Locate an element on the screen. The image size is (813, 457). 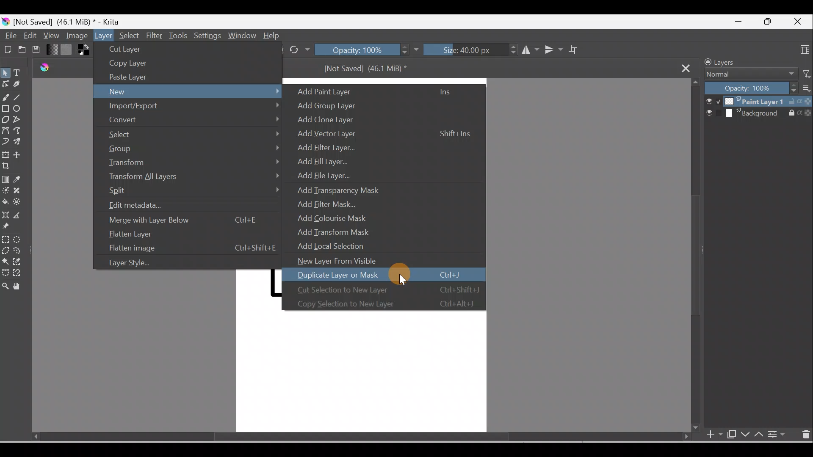
Add vector layer  Shift+Ins is located at coordinates (380, 135).